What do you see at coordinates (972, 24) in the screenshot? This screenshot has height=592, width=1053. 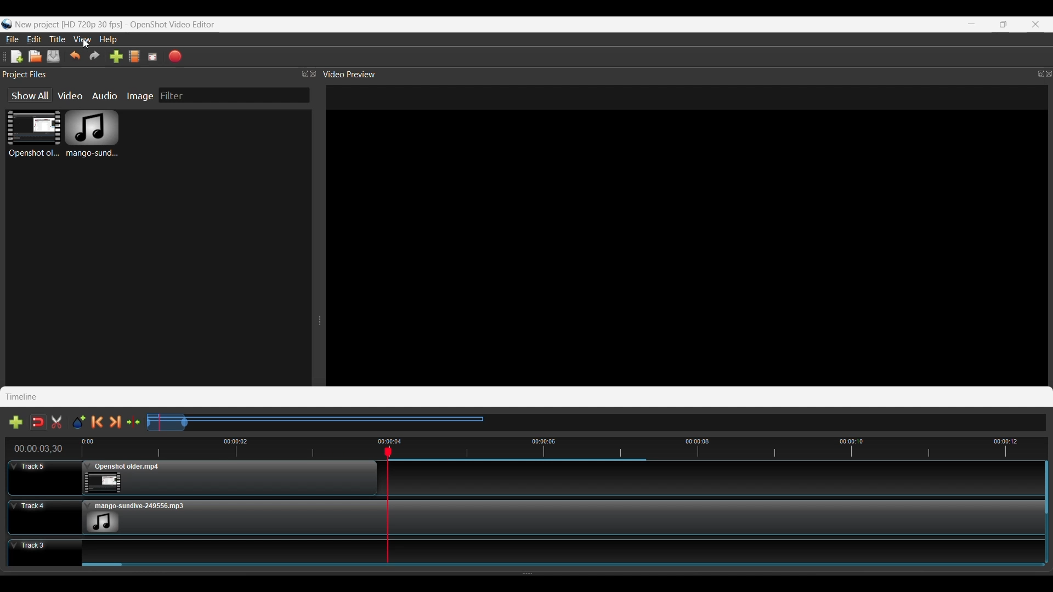 I see `Minimize` at bounding box center [972, 24].